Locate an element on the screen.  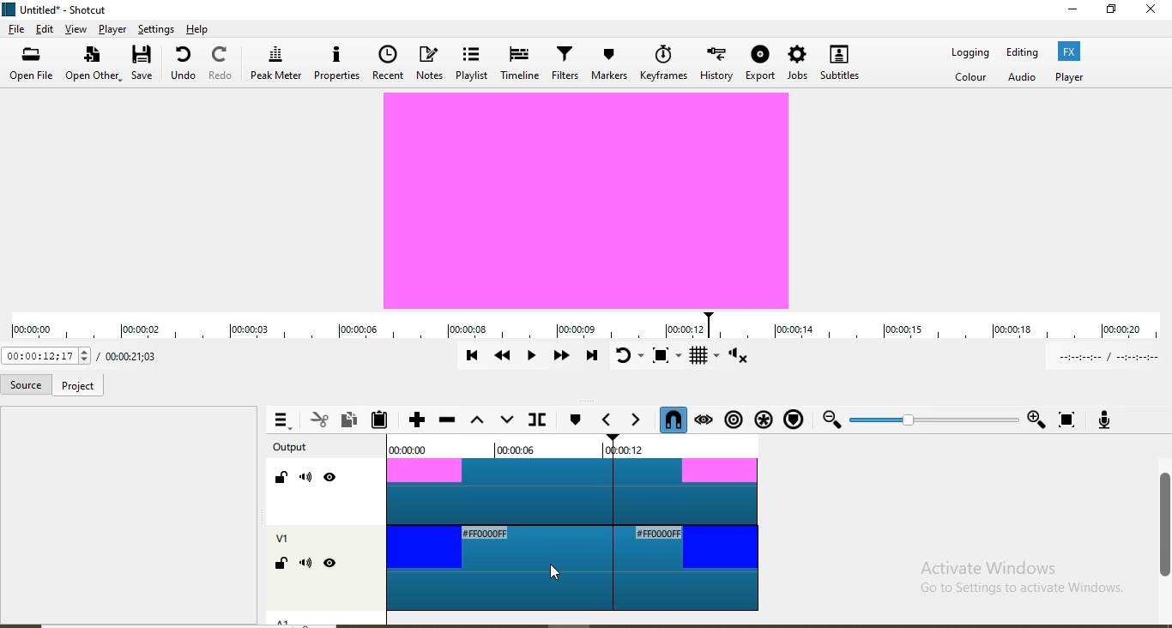
open file is located at coordinates (32, 66).